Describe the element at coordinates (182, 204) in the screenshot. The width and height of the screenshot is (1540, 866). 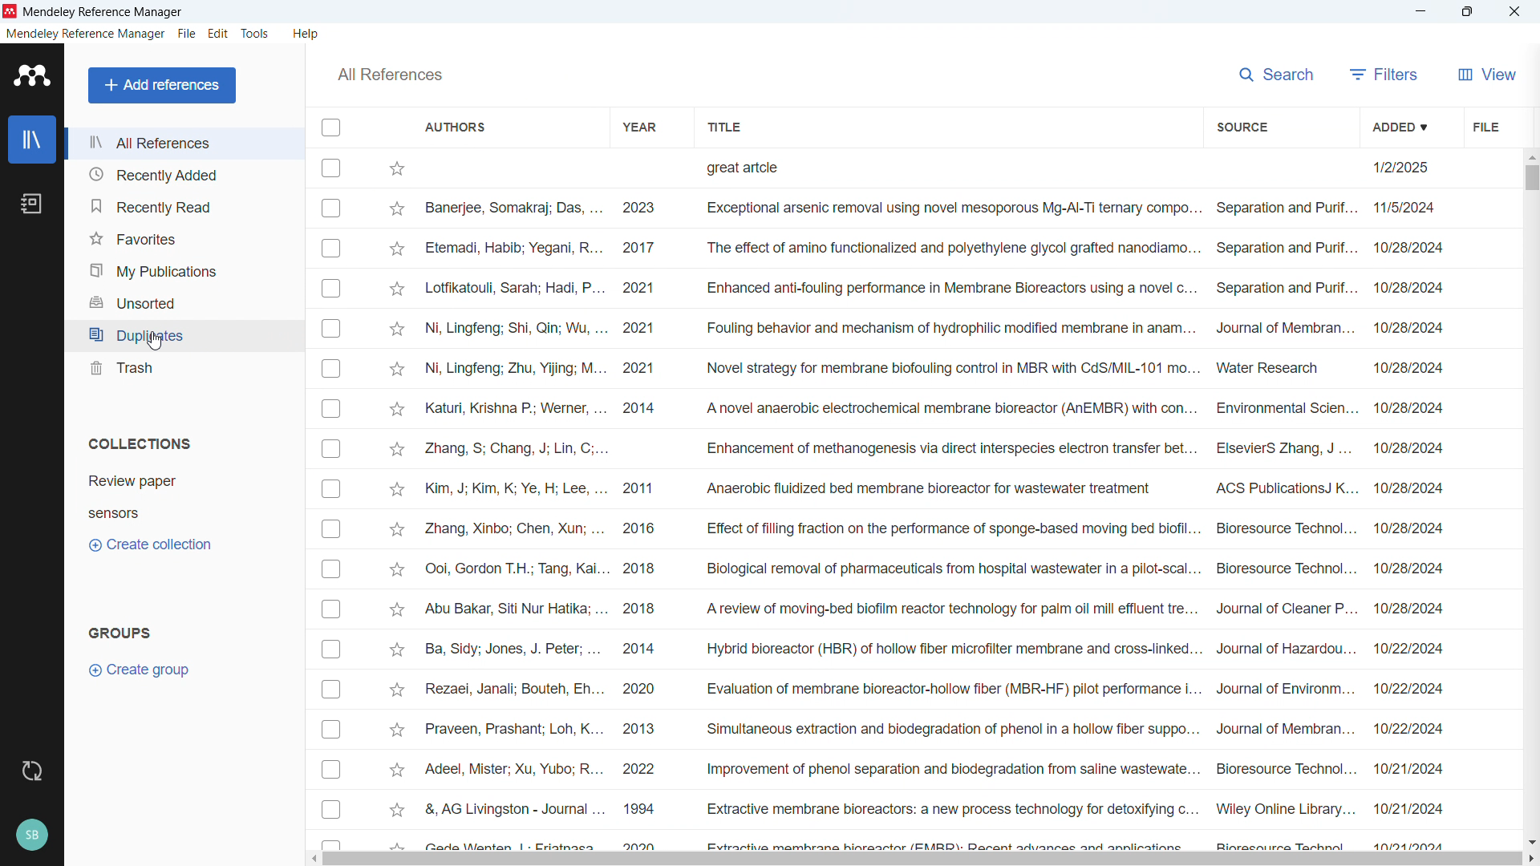
I see `Recently read ` at that location.